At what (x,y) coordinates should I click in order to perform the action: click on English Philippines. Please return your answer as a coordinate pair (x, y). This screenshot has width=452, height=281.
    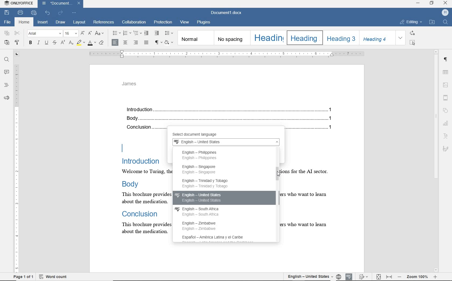
    Looking at the image, I should click on (201, 155).